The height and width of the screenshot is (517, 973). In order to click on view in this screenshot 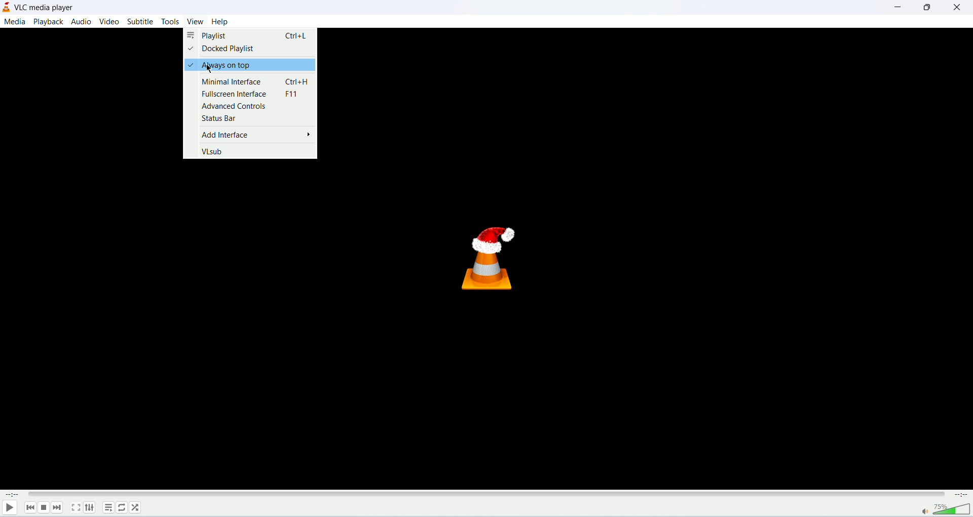, I will do `click(195, 22)`.